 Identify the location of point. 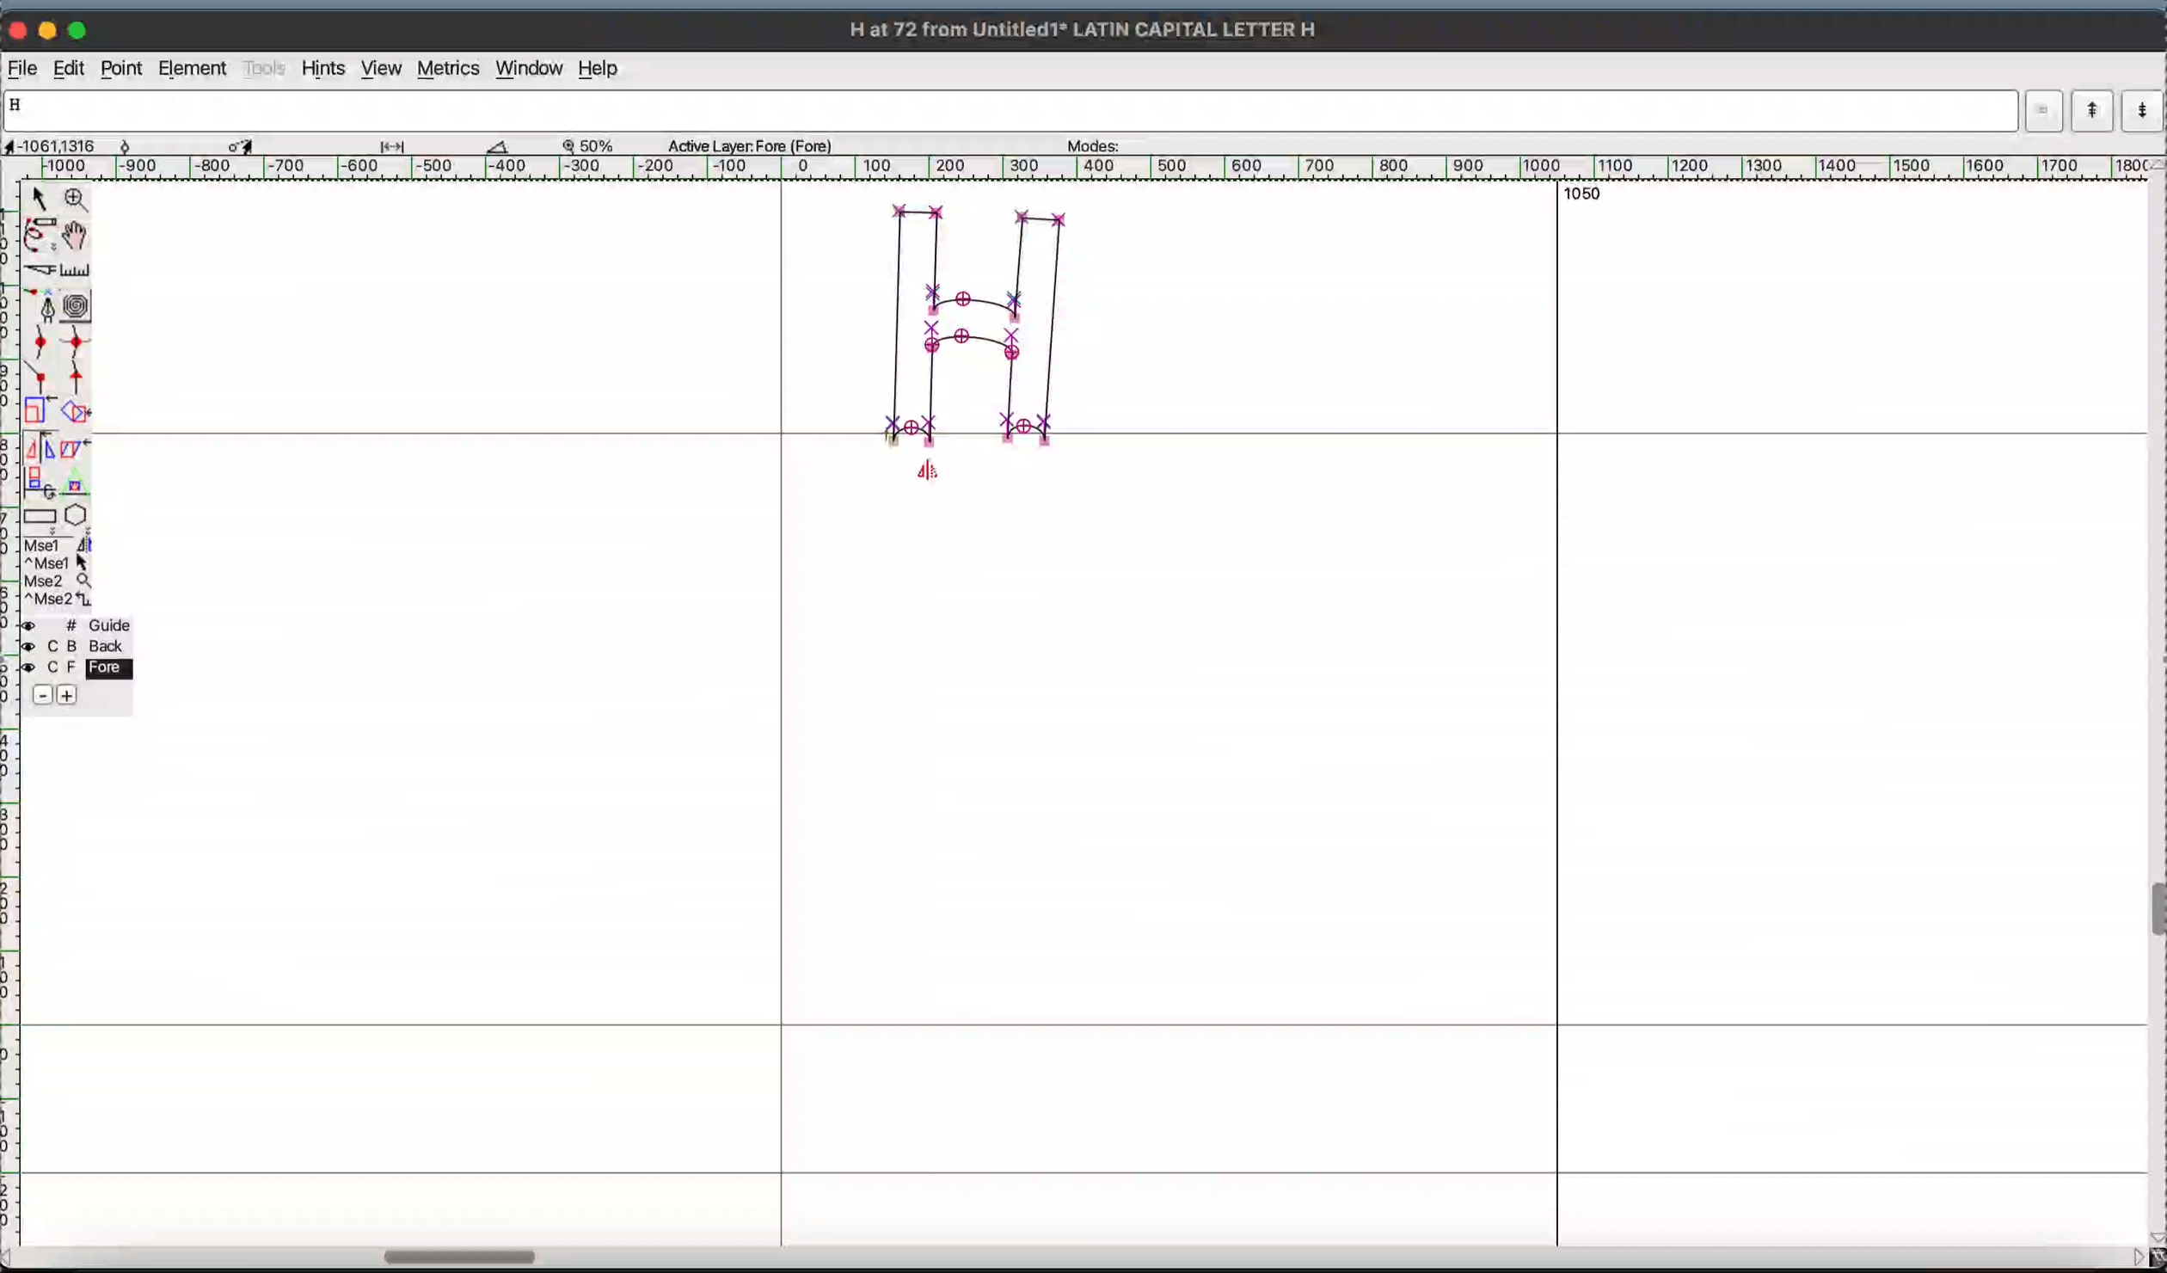
(40, 197).